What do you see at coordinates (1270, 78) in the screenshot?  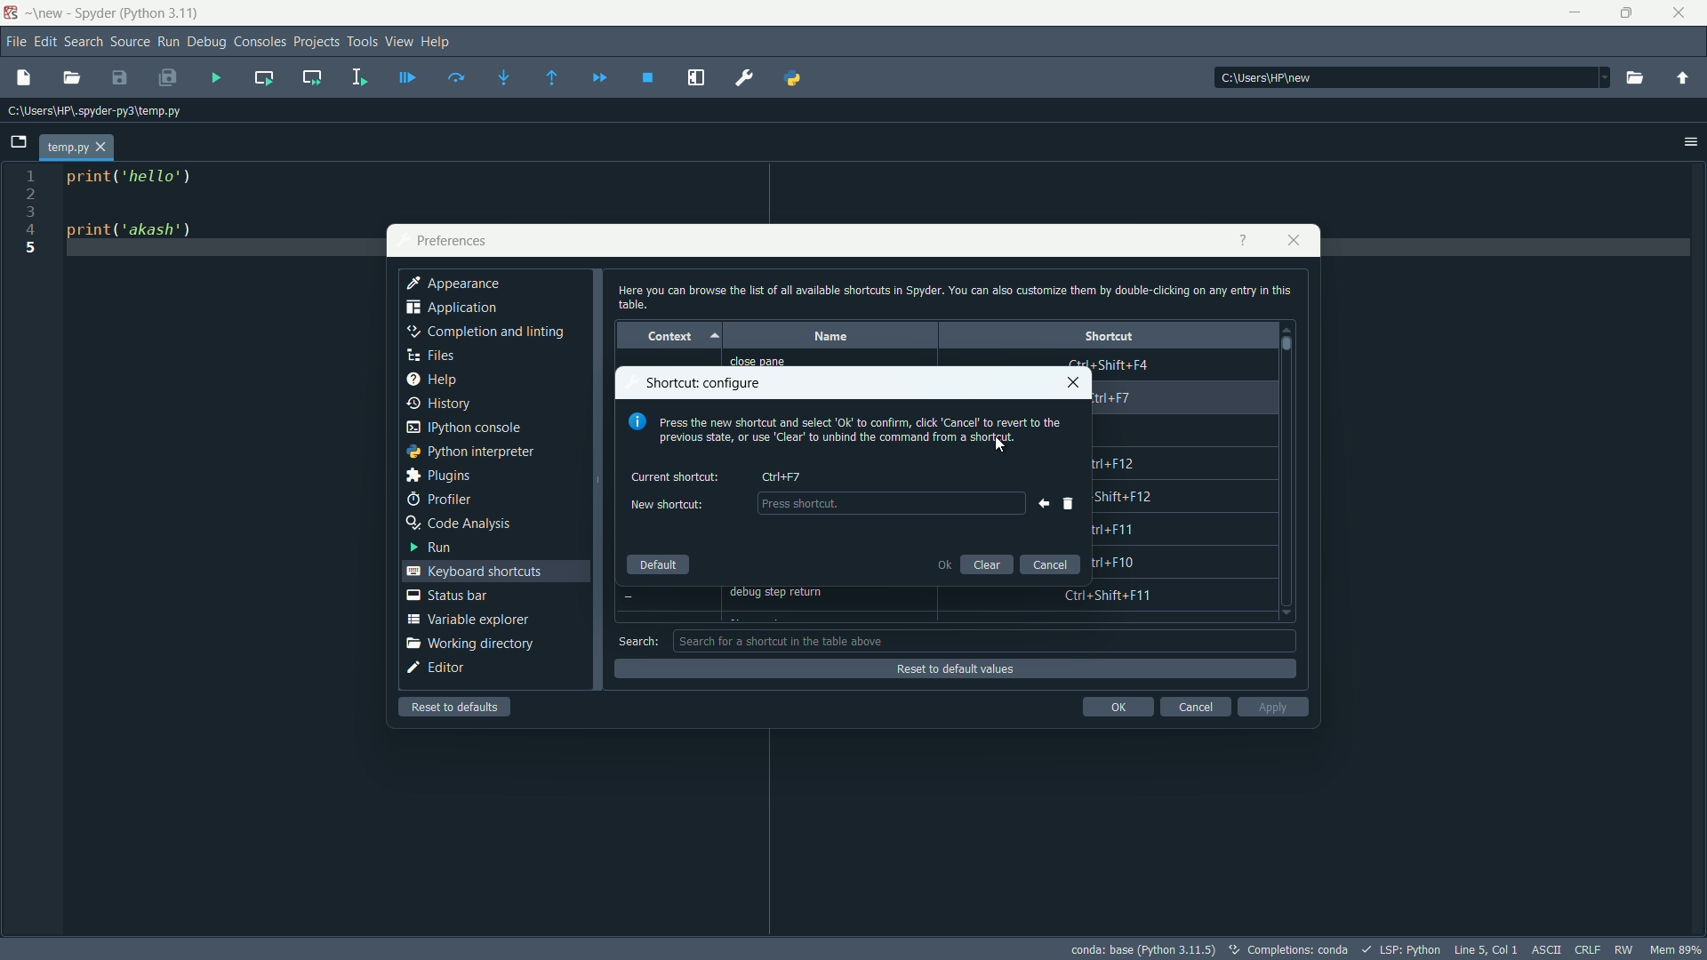 I see `directory` at bounding box center [1270, 78].